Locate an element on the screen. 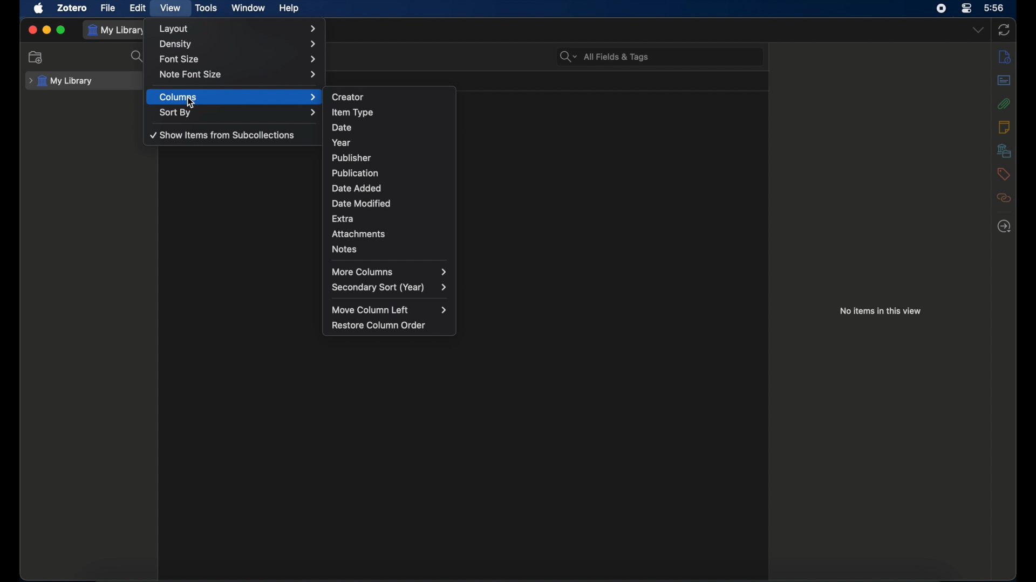 This screenshot has height=582, width=1036. attachments is located at coordinates (390, 232).